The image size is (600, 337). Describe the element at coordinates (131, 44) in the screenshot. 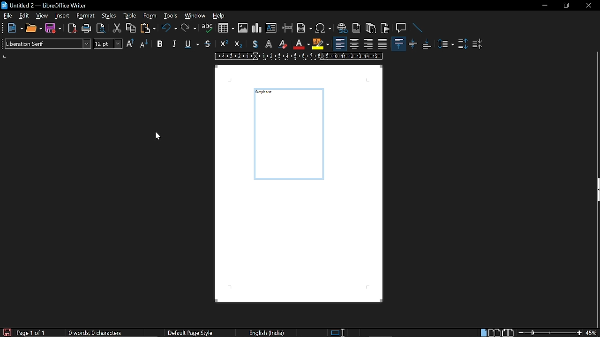

I see `Increase text size` at that location.